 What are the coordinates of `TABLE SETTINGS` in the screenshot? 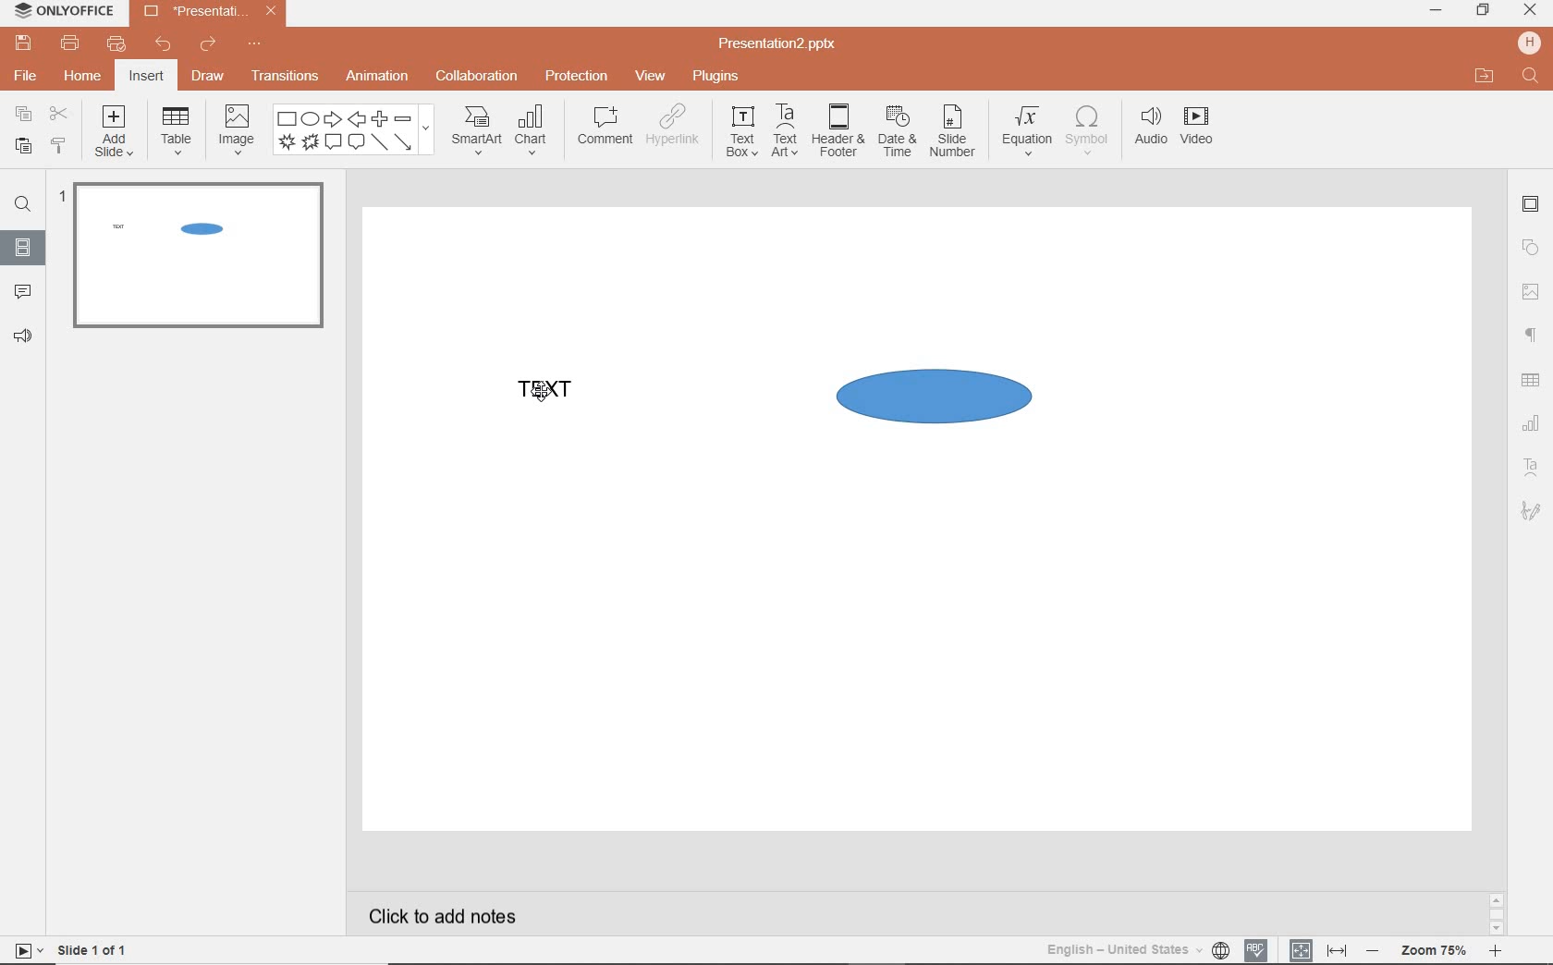 It's located at (1531, 381).